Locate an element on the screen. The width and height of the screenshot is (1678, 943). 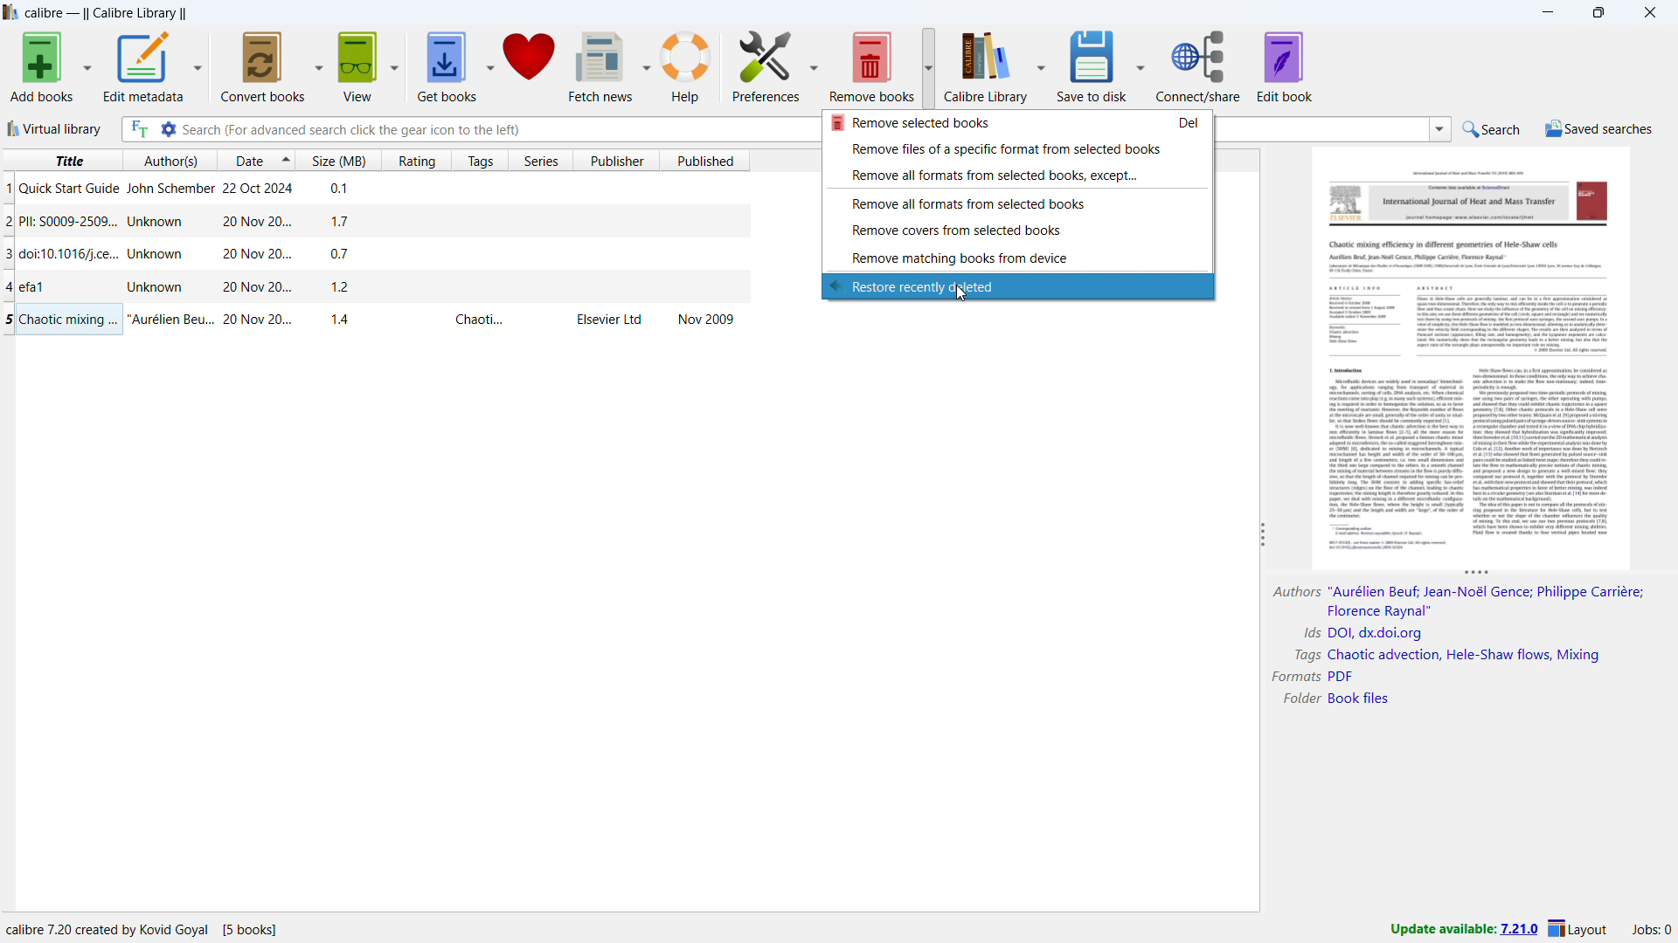
preferences is located at coordinates (766, 67).